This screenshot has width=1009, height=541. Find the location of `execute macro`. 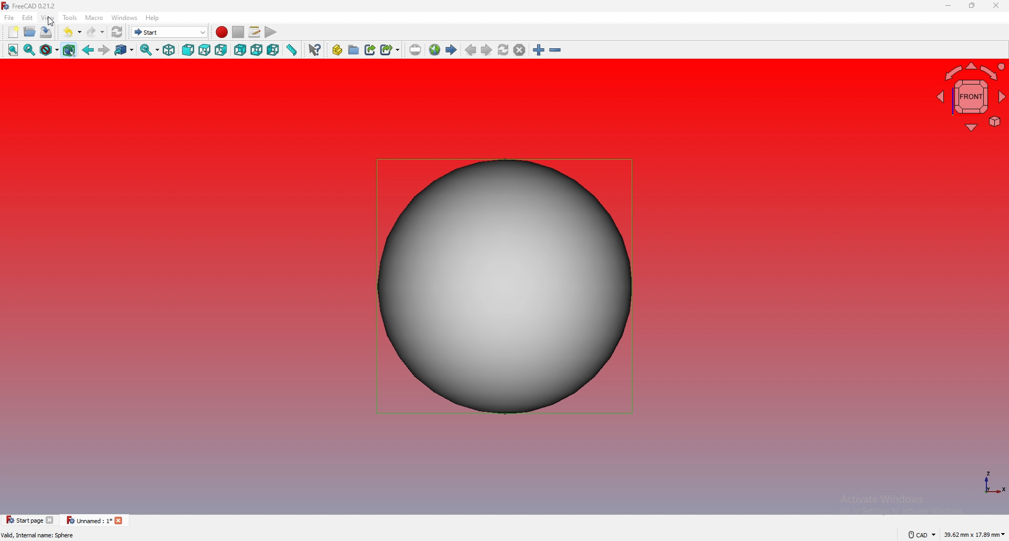

execute macro is located at coordinates (271, 32).